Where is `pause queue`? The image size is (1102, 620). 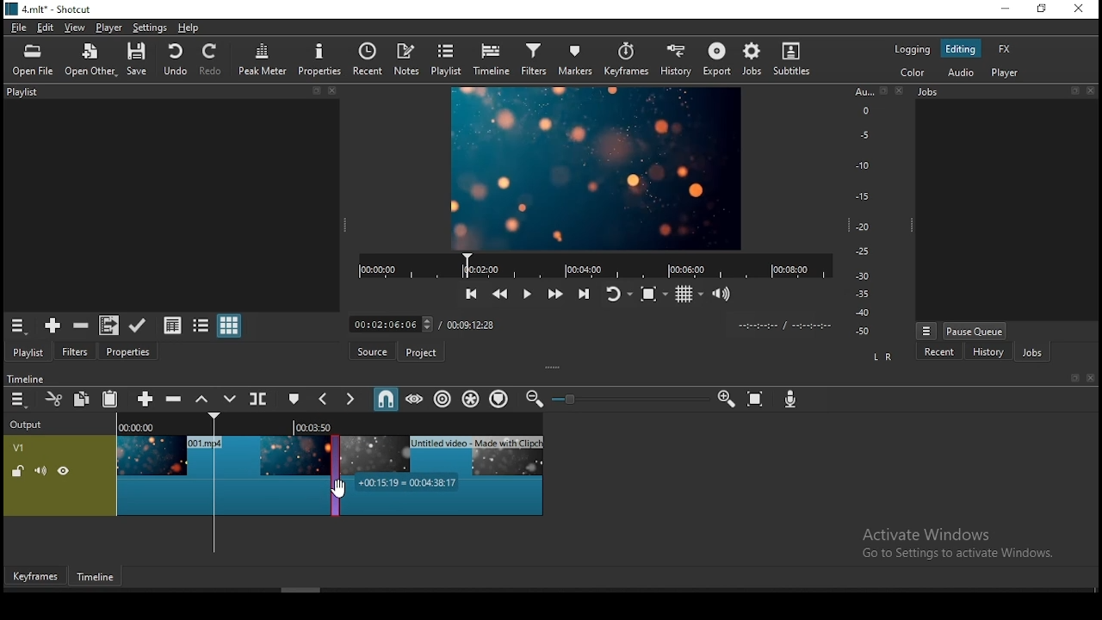 pause queue is located at coordinates (975, 332).